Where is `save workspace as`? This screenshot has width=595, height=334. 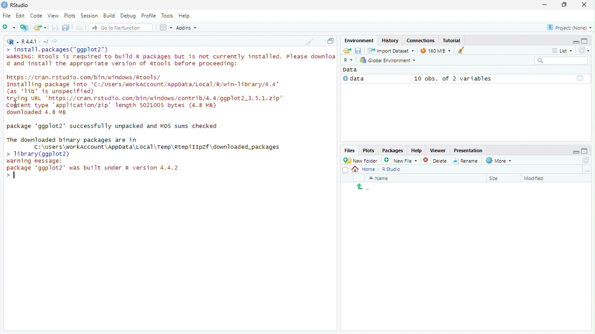
save workspace as is located at coordinates (359, 51).